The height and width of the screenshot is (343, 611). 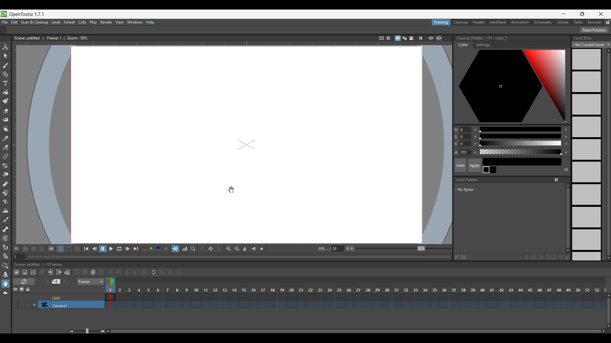 What do you see at coordinates (5, 211) in the screenshot?
I see `Iron tool` at bounding box center [5, 211].